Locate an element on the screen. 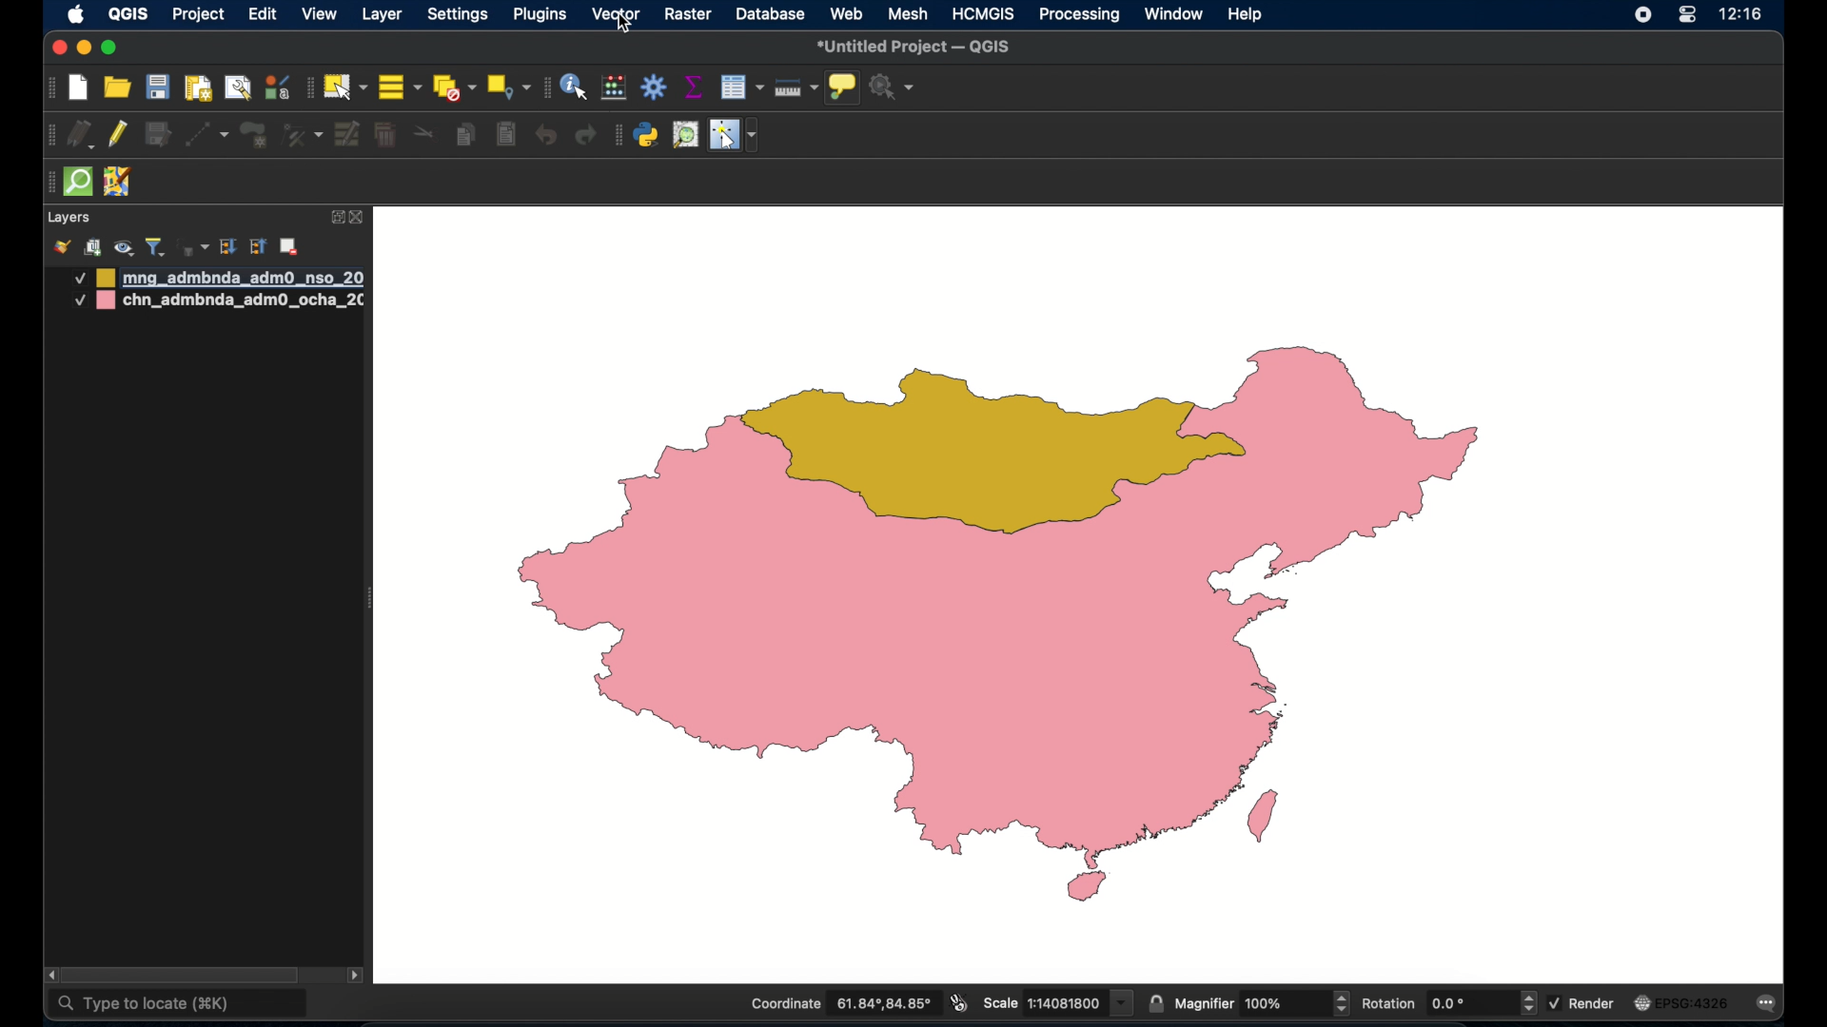 The width and height of the screenshot is (1827, 1027). quick som is located at coordinates (76, 183).